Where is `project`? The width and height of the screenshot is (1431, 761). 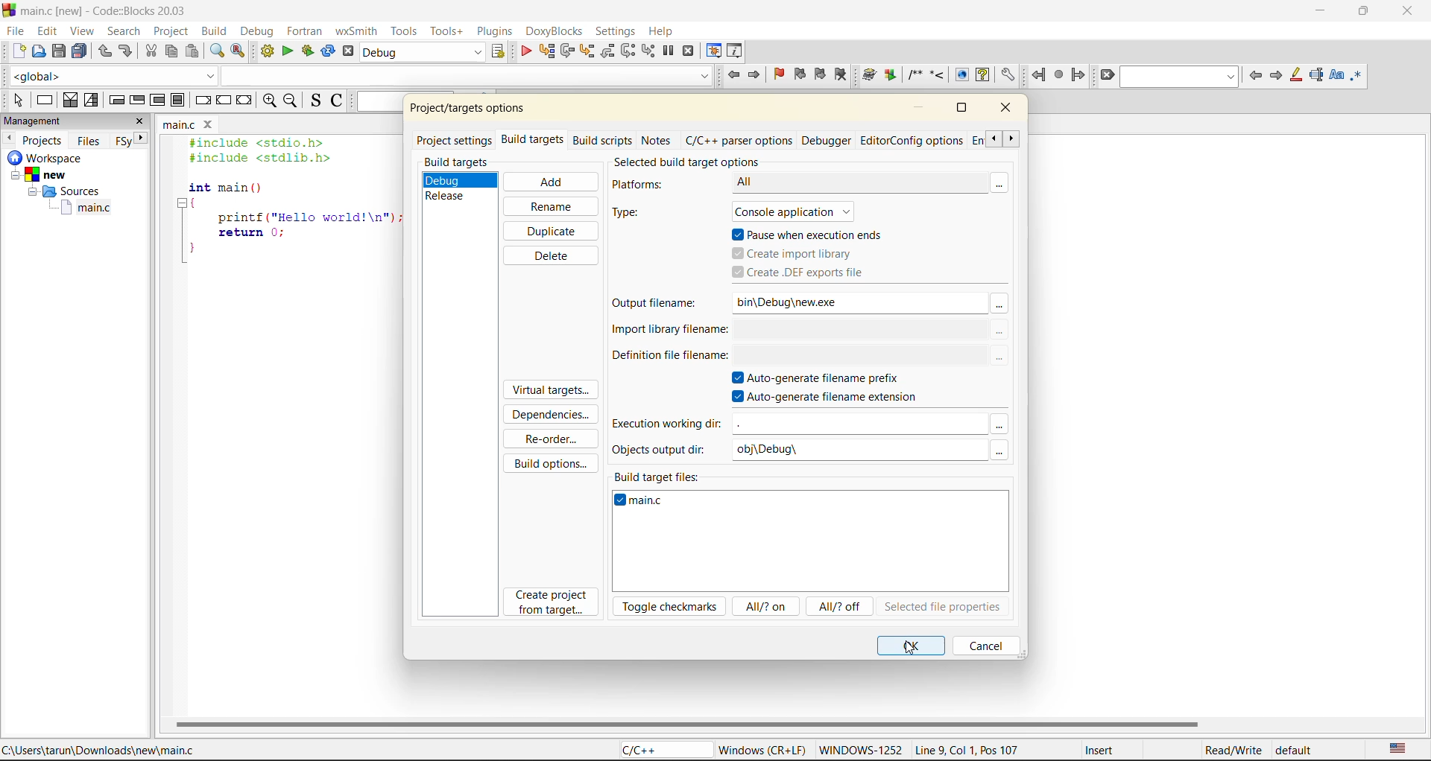
project is located at coordinates (171, 32).